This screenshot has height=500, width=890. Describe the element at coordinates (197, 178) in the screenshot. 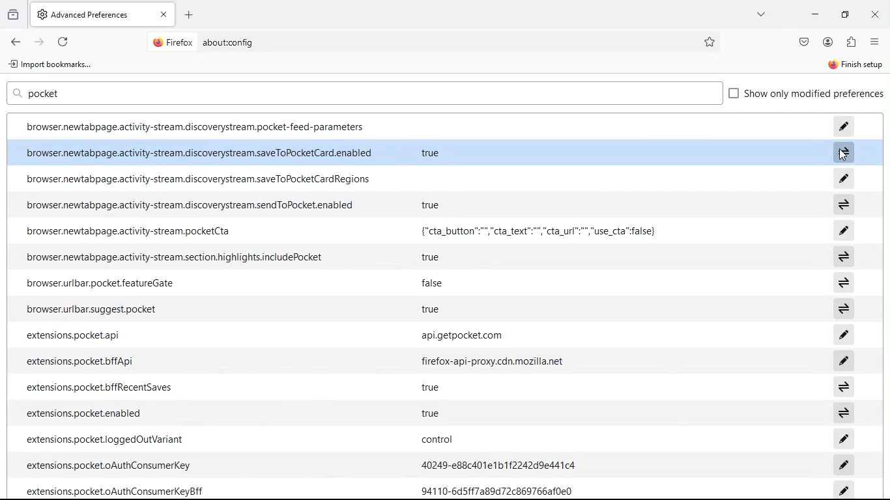

I see `browser.newtabpage.activity-stream.discoverystream.saveToPocketCardRegions` at that location.